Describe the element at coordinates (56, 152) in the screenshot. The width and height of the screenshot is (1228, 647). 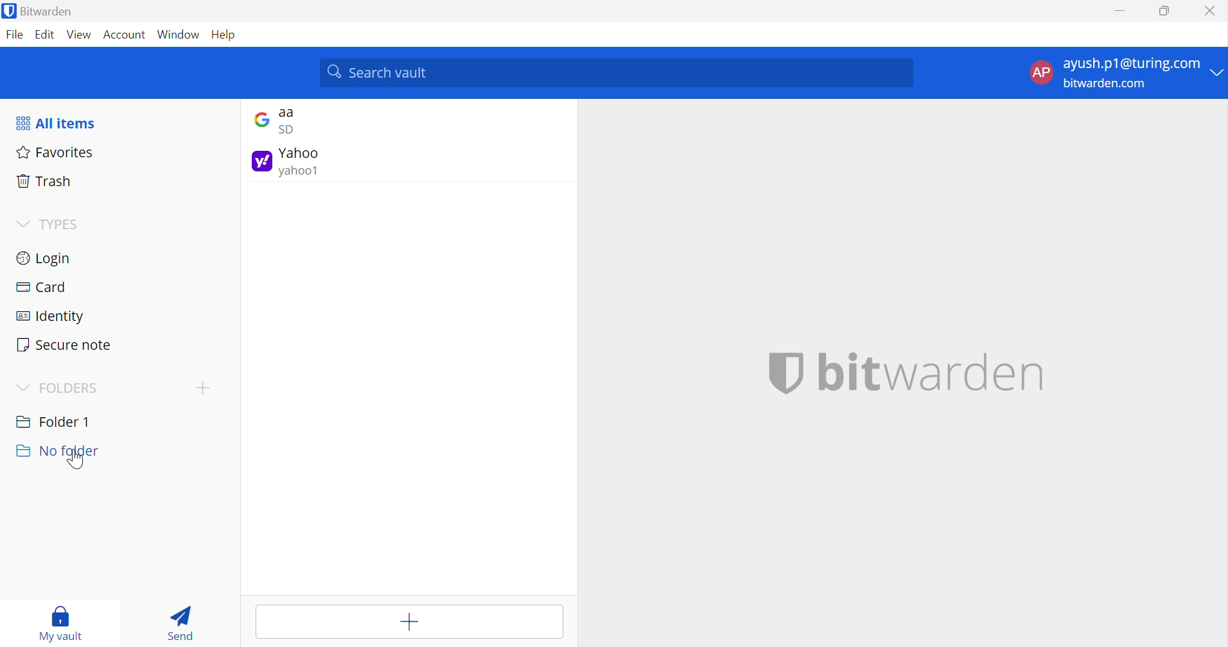
I see `Favorites` at that location.